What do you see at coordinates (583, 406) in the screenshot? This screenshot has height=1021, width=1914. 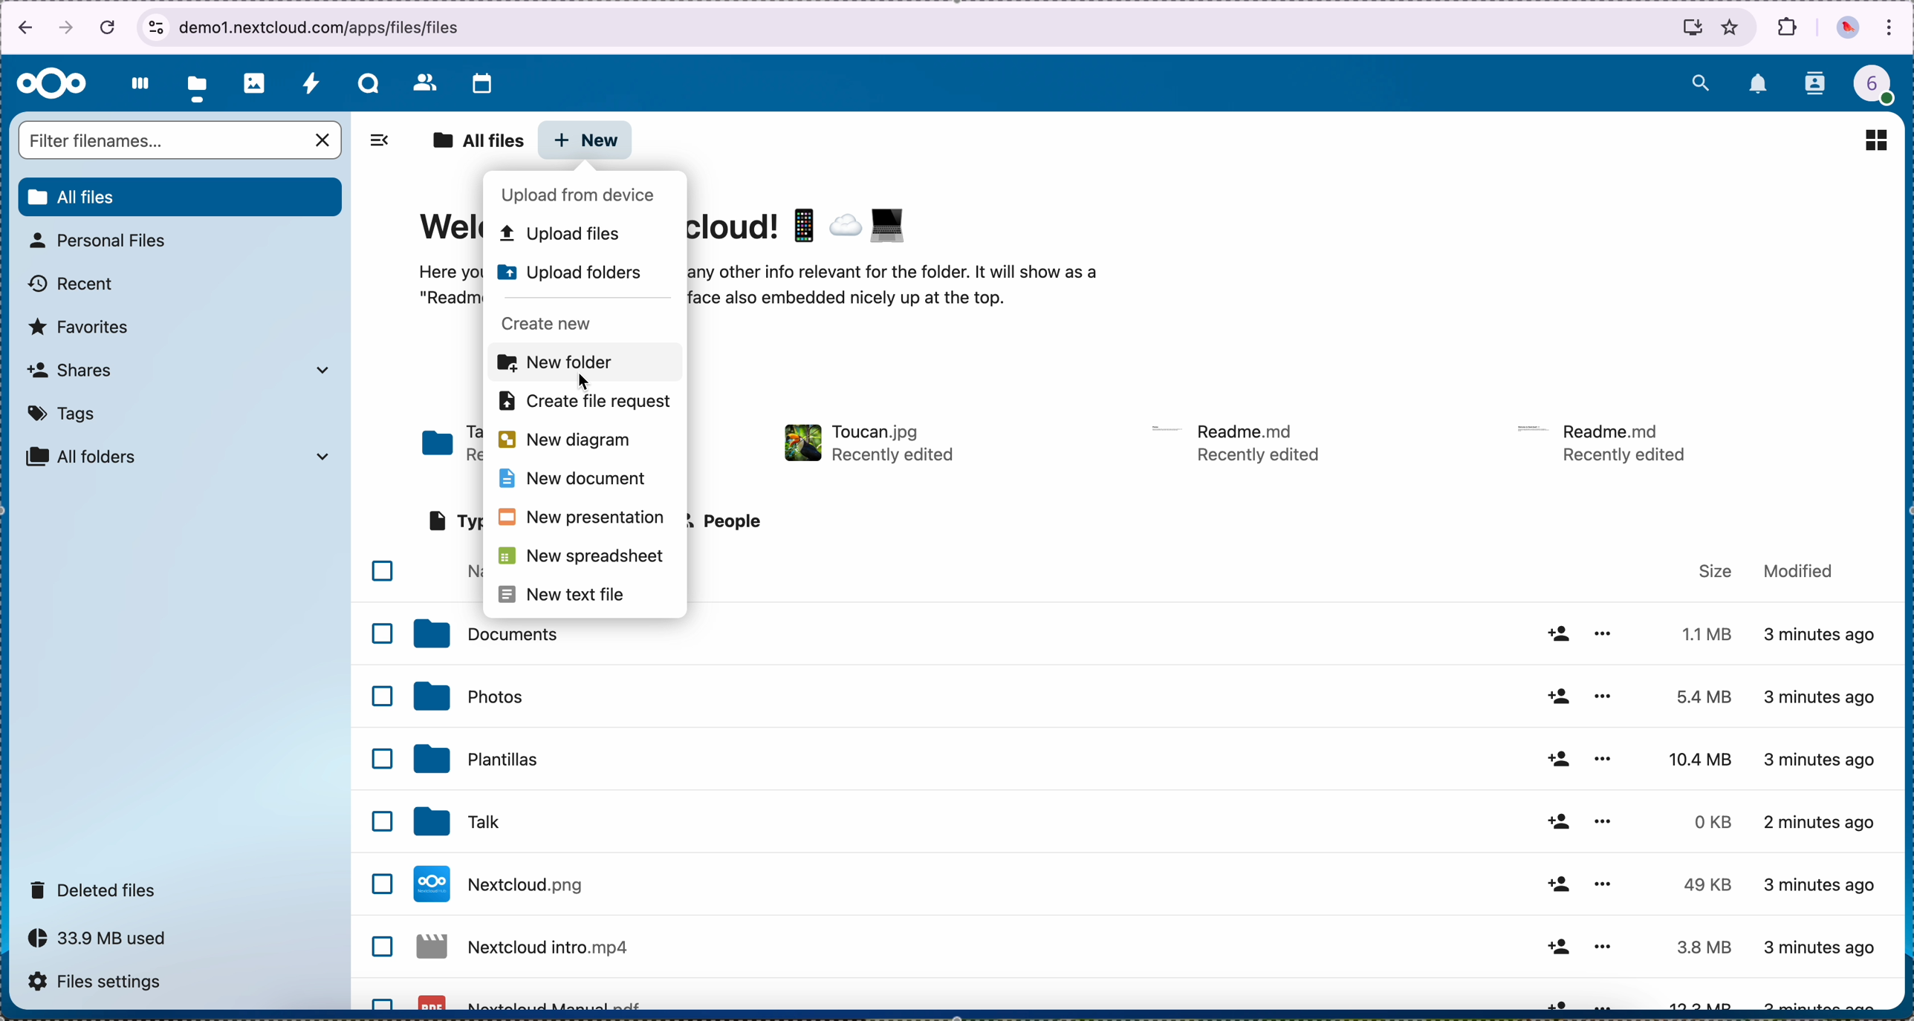 I see `create file request` at bounding box center [583, 406].